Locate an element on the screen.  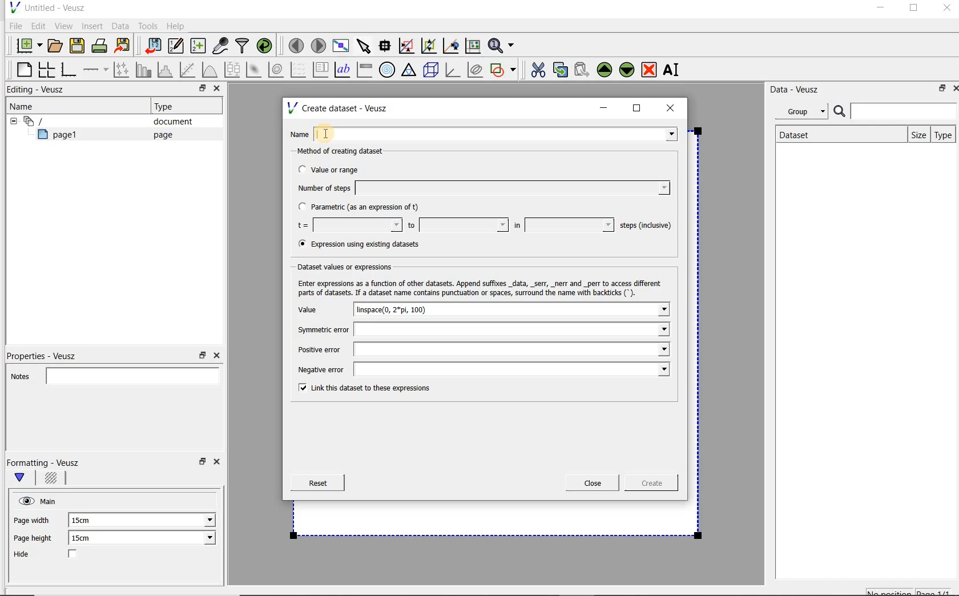
Document widget is located at coordinates (54, 121).